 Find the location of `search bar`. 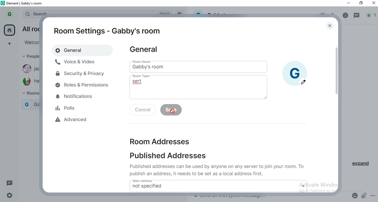

search bar is located at coordinates (35, 13).